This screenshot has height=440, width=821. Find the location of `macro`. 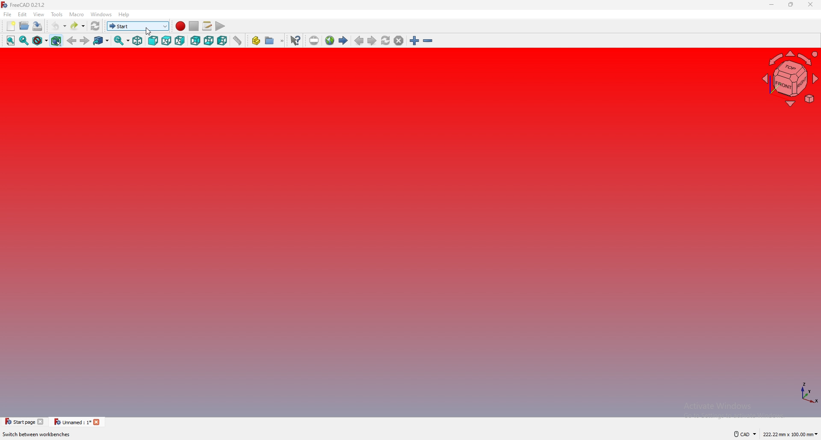

macro is located at coordinates (77, 14).